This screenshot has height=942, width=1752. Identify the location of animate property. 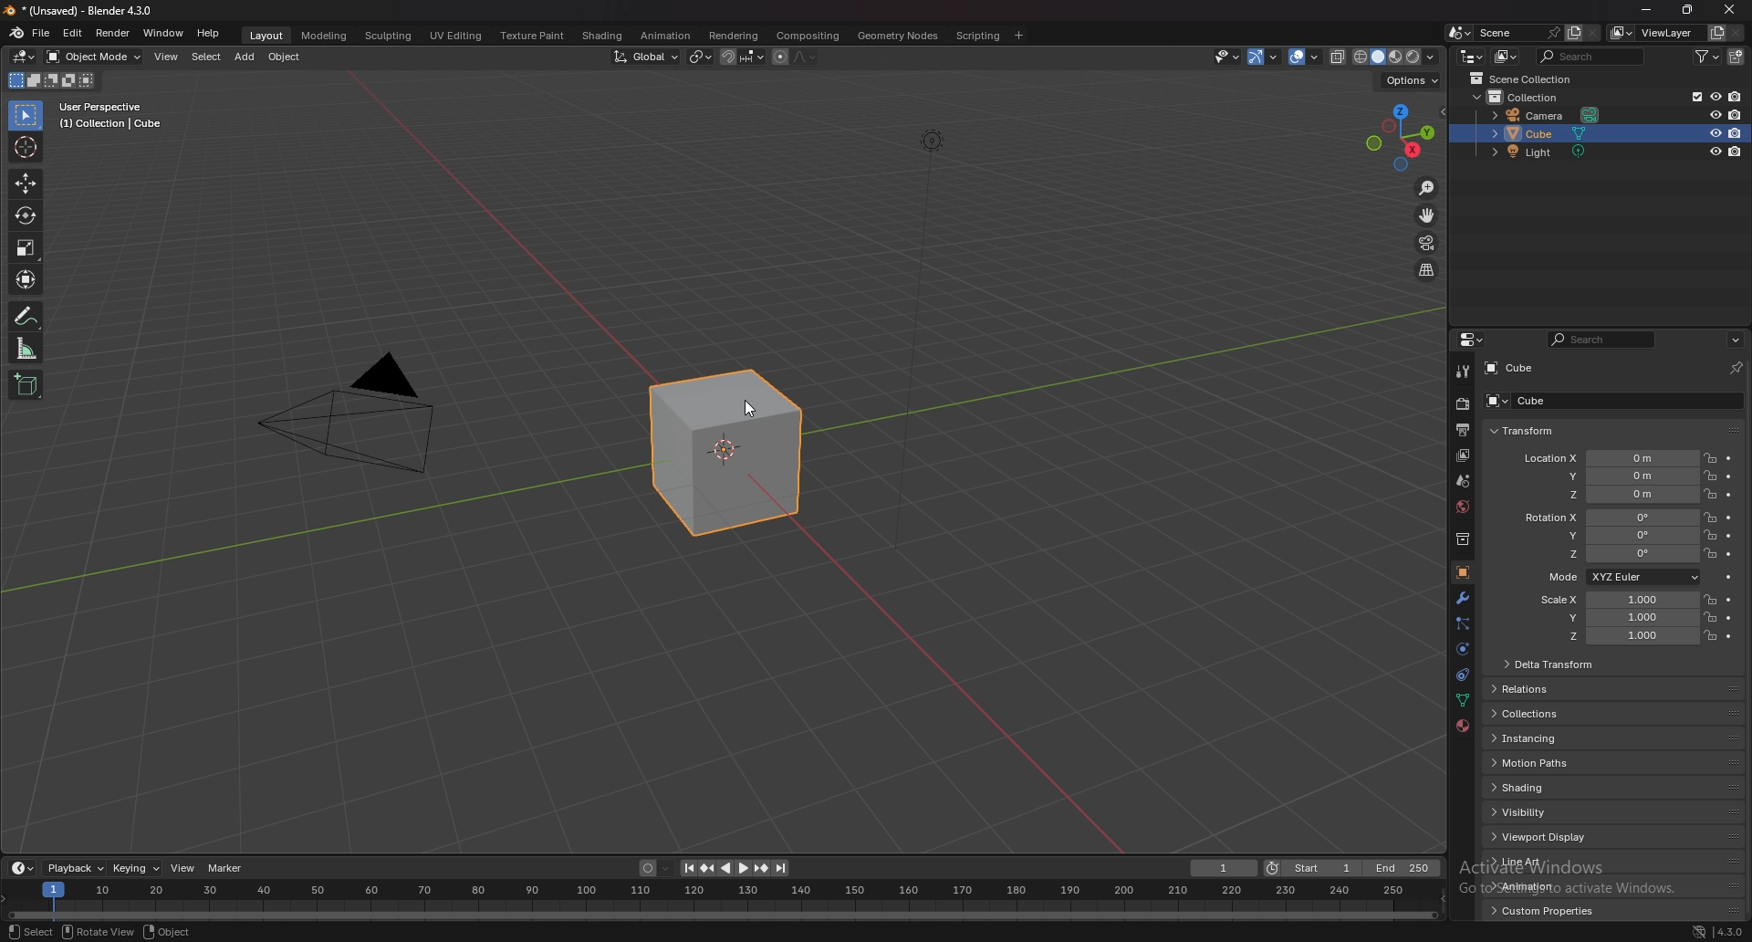
(1728, 601).